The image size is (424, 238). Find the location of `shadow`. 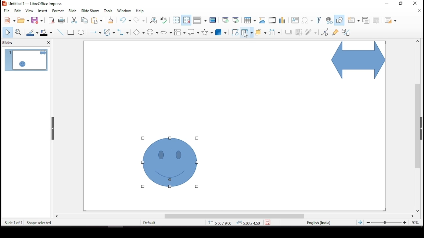

shadow is located at coordinates (289, 32).